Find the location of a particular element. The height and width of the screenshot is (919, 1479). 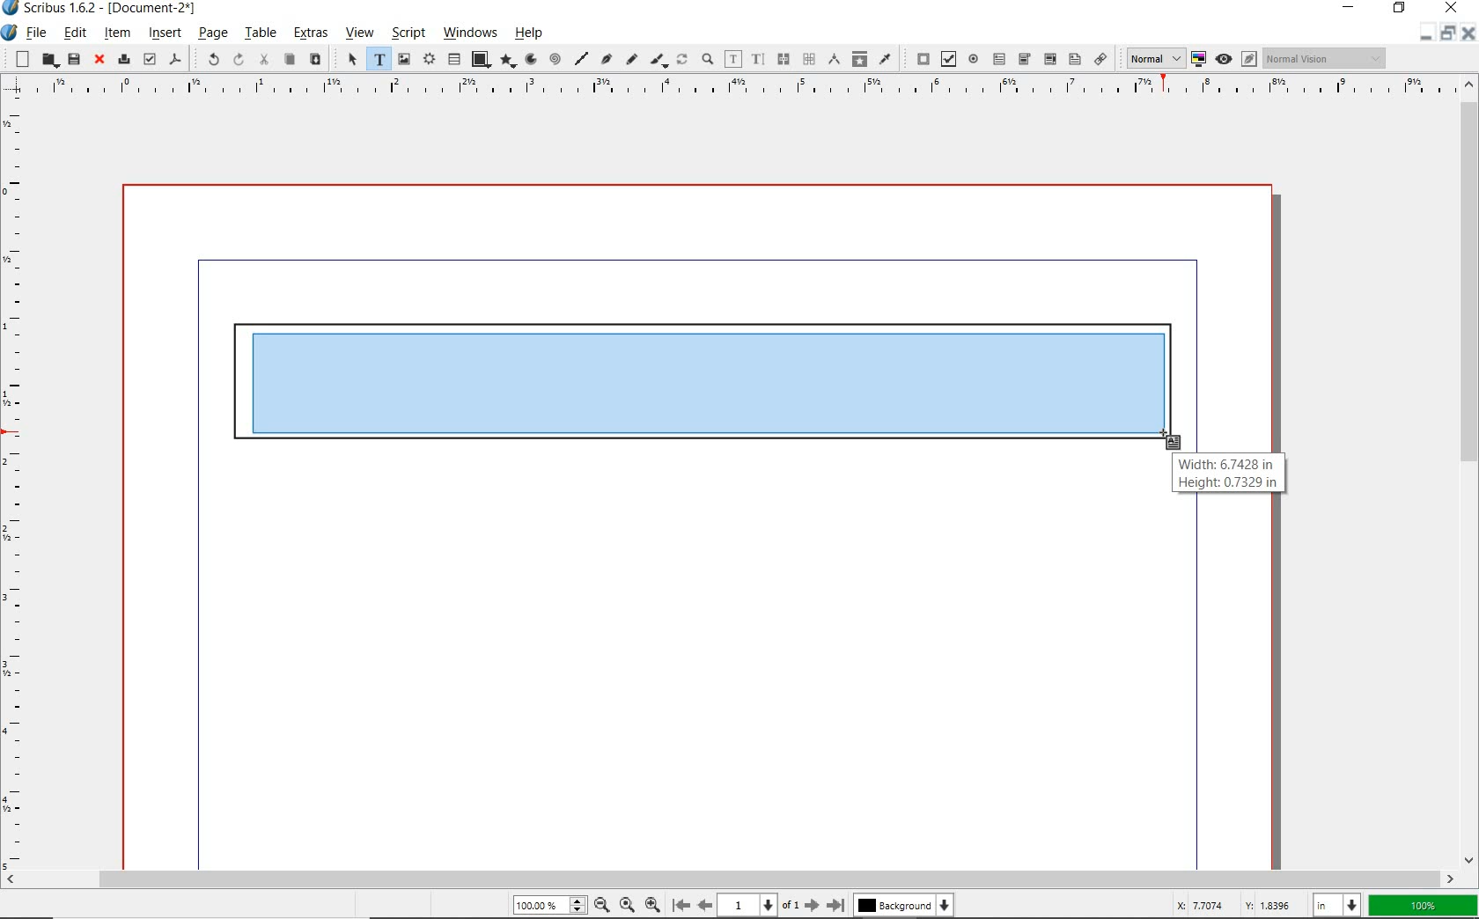

toggle color is located at coordinates (1196, 60).